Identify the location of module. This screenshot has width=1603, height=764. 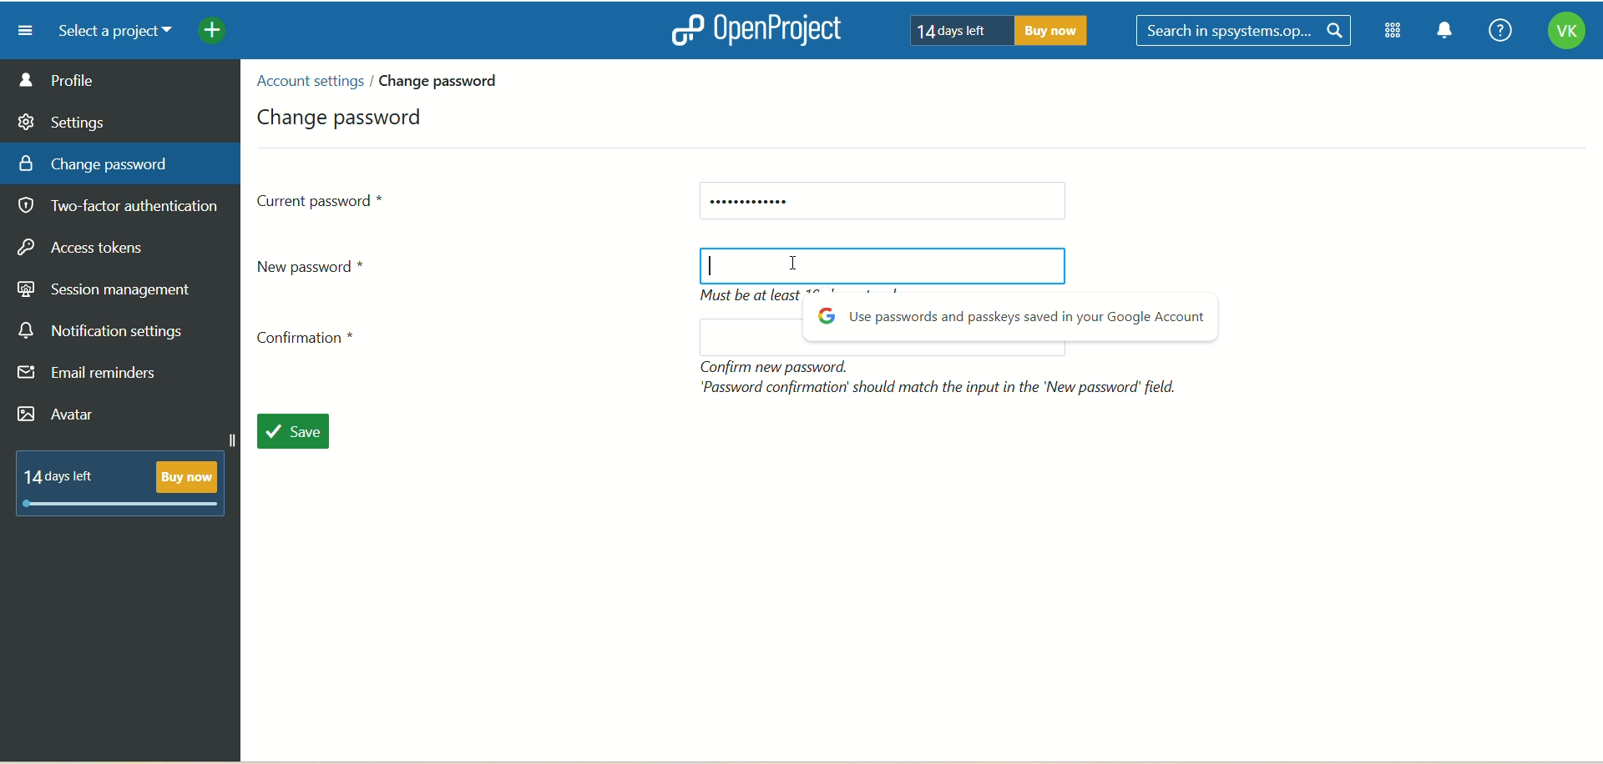
(1396, 31).